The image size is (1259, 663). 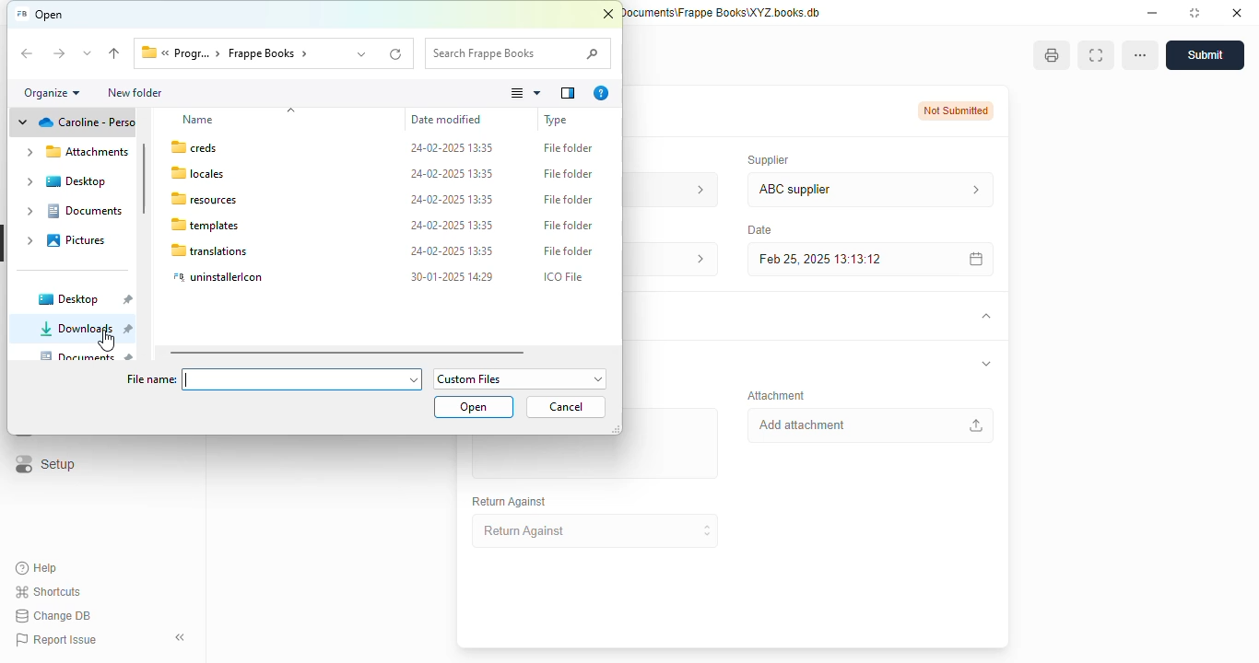 I want to click on caroline - personal, so click(x=74, y=124).